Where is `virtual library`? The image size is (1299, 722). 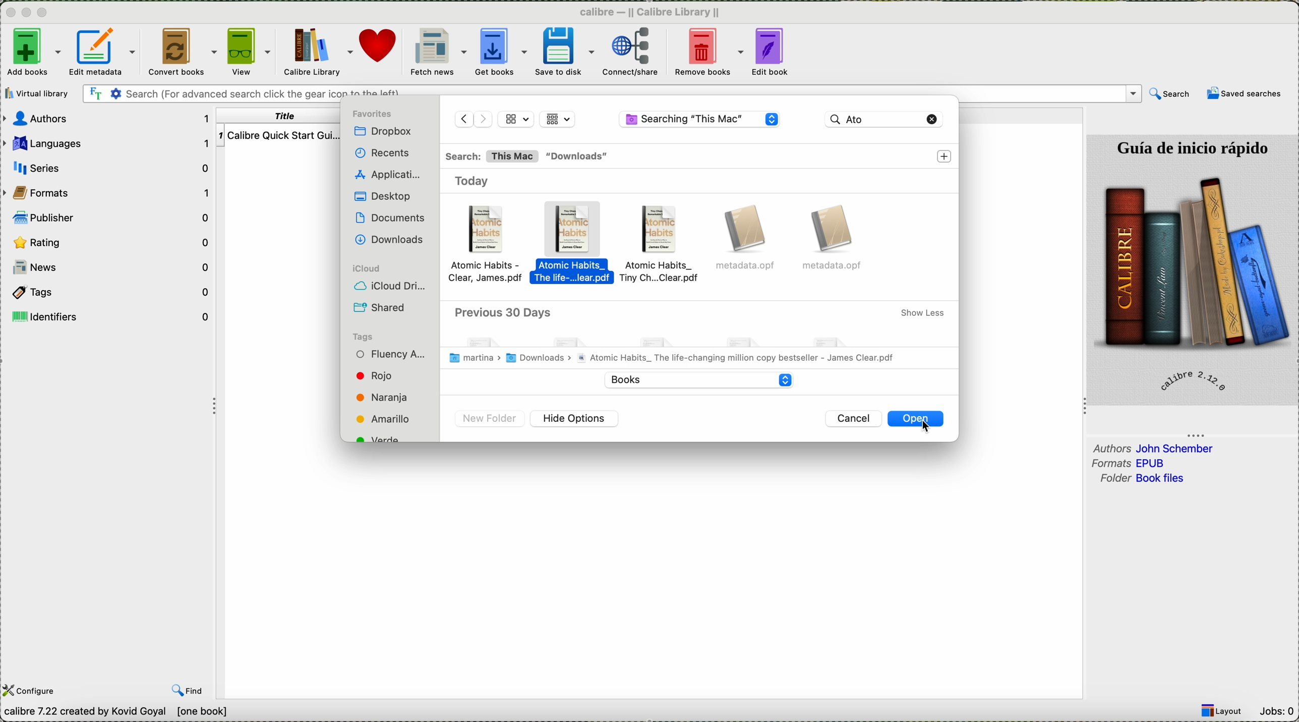
virtual library is located at coordinates (37, 94).